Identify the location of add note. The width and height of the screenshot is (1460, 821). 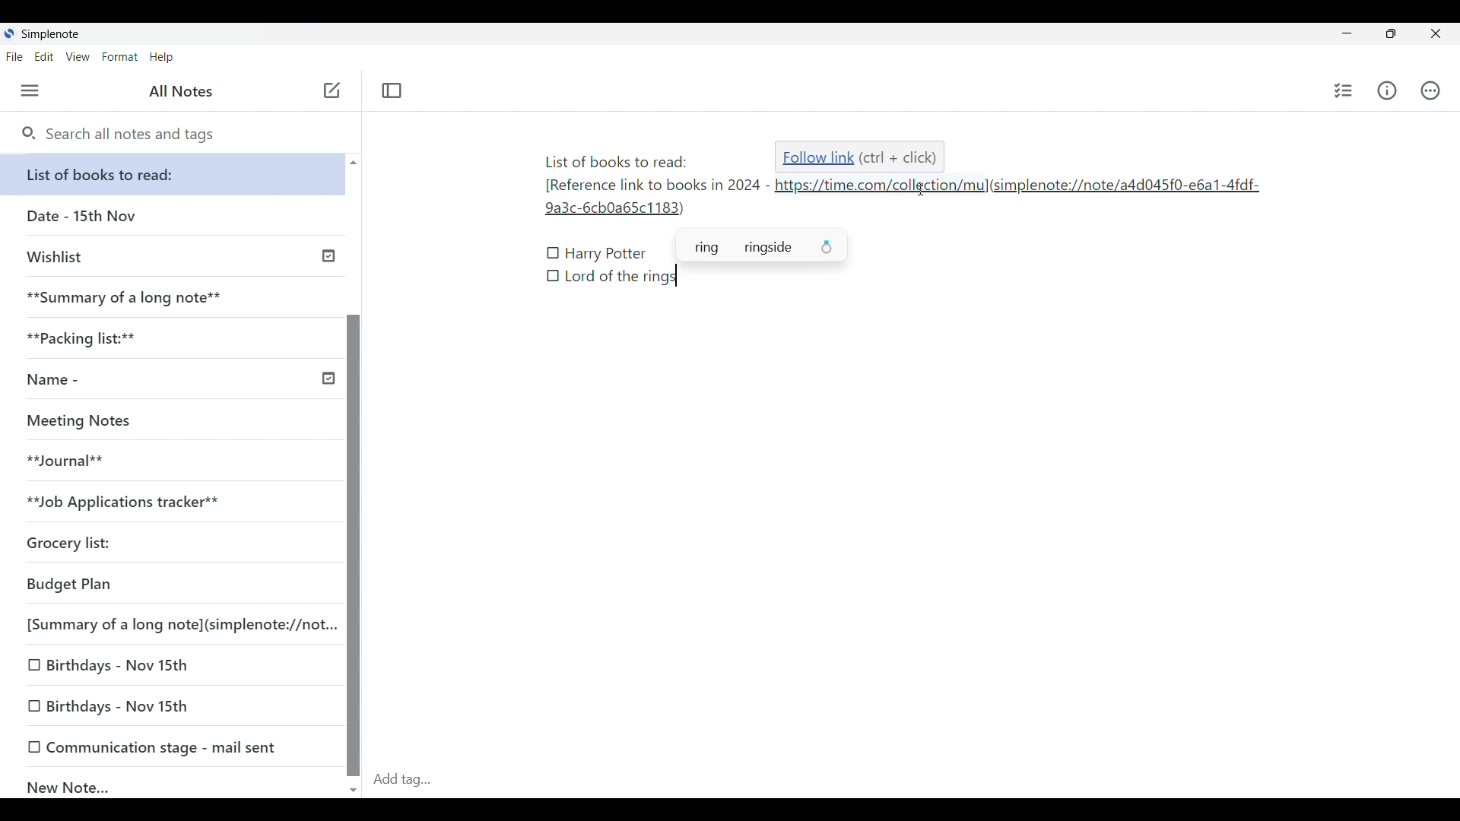
(330, 89).